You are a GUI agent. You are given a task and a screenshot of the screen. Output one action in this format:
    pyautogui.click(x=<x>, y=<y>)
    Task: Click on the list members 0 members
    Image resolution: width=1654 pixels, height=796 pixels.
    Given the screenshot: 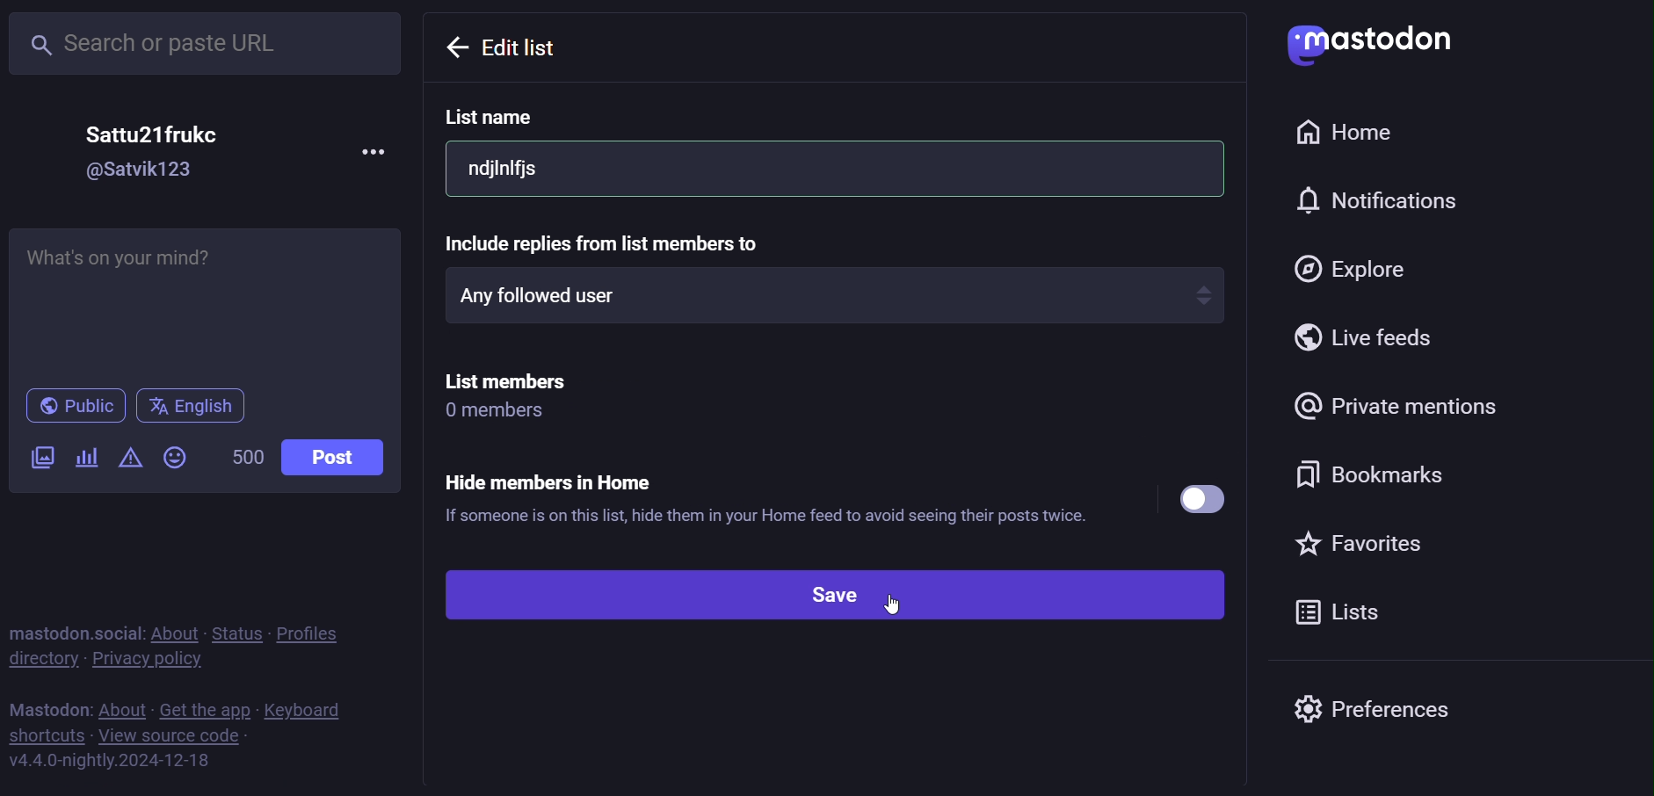 What is the action you would take?
    pyautogui.click(x=509, y=395)
    